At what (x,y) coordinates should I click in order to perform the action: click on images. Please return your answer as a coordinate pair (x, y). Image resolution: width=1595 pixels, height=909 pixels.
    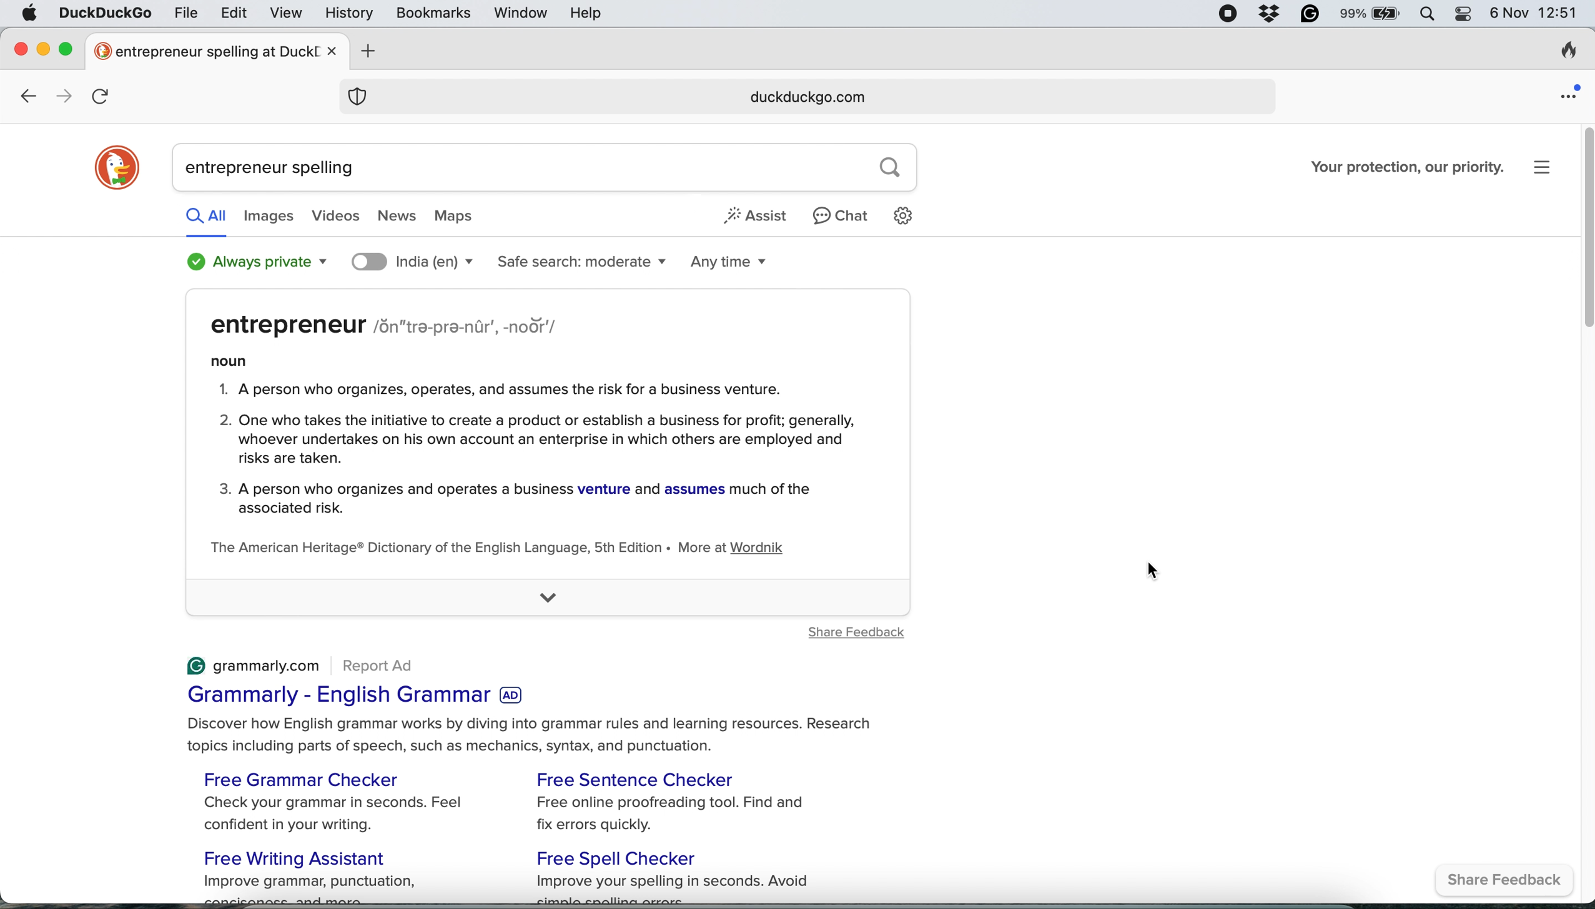
    Looking at the image, I should click on (267, 217).